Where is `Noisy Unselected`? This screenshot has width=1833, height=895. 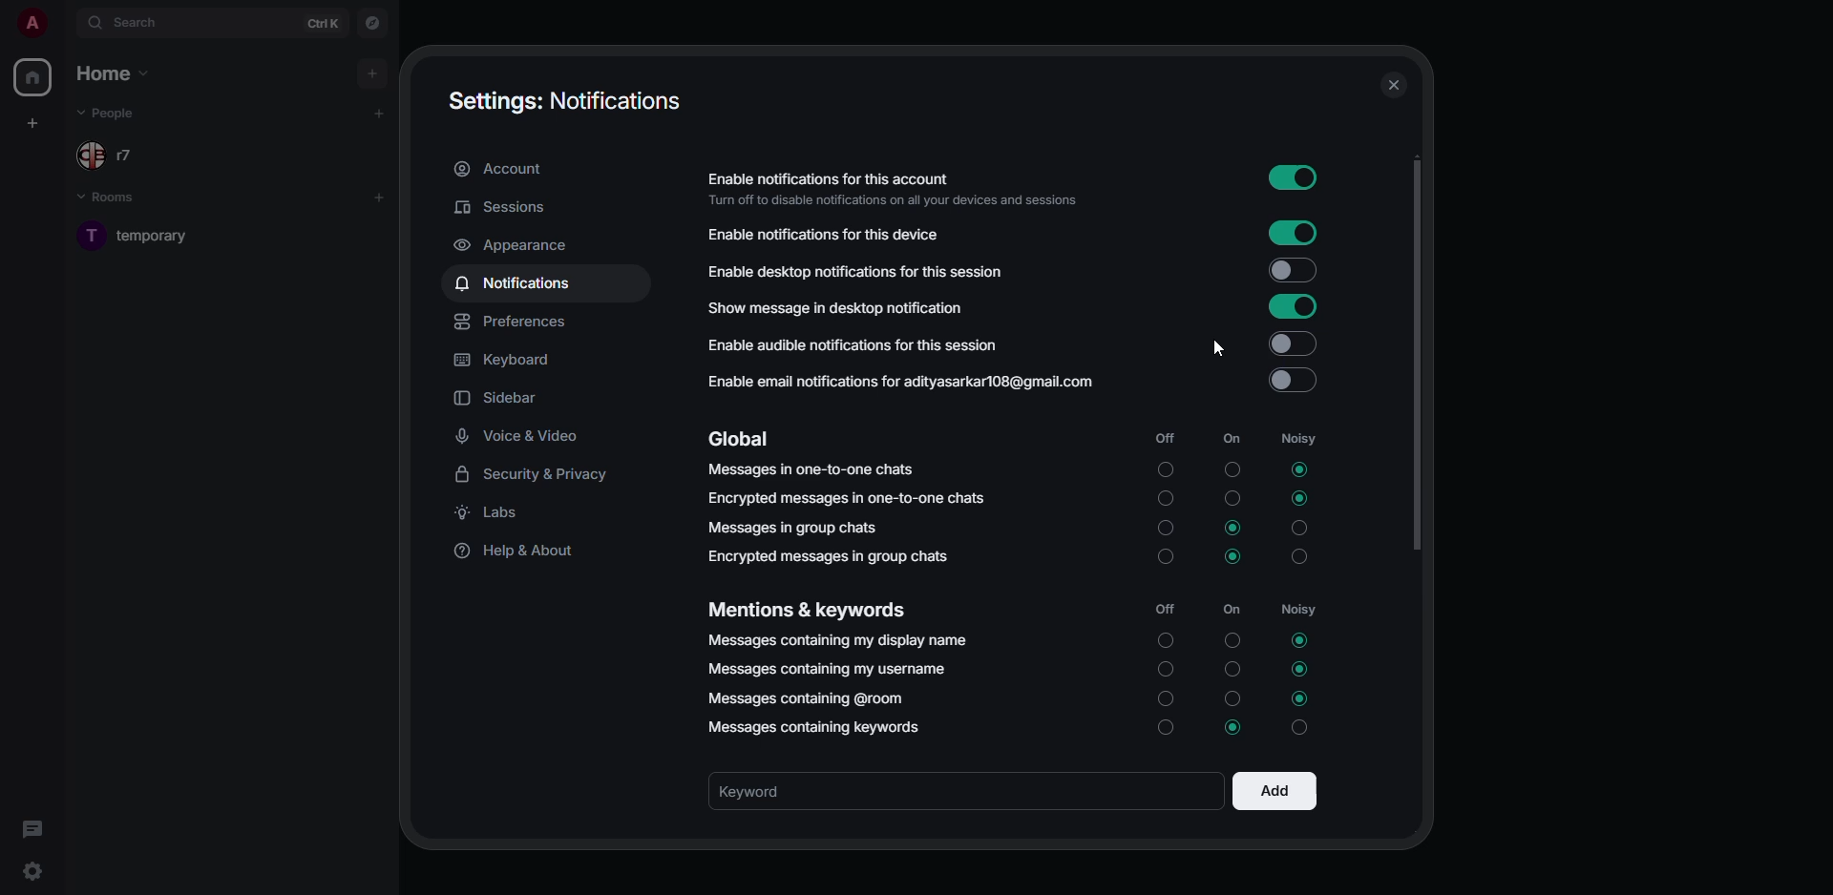
Noisy Unselected is located at coordinates (1301, 556).